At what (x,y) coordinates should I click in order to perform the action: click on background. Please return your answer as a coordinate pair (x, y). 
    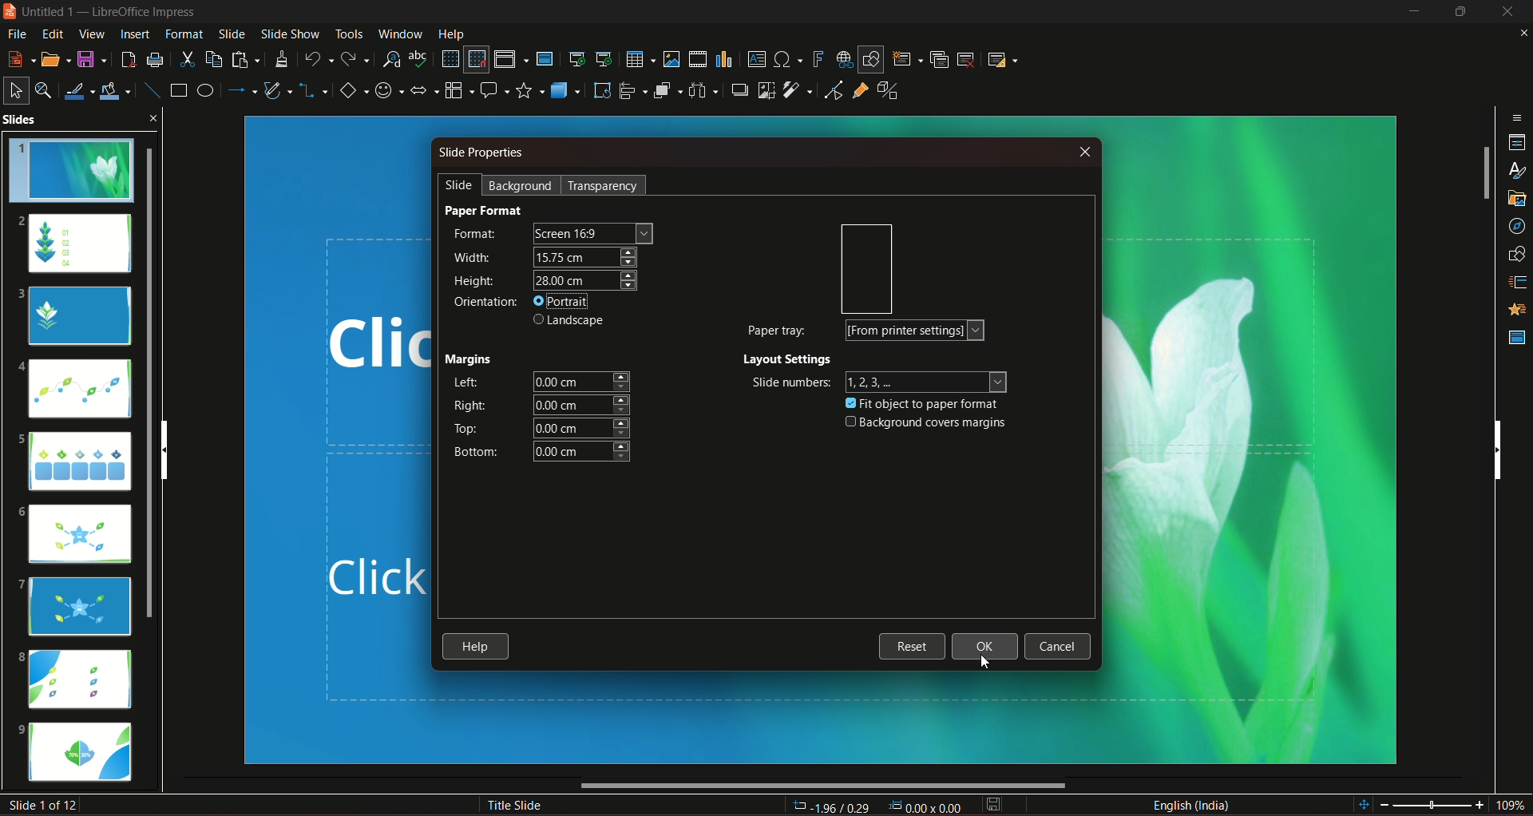
    Looking at the image, I should click on (521, 184).